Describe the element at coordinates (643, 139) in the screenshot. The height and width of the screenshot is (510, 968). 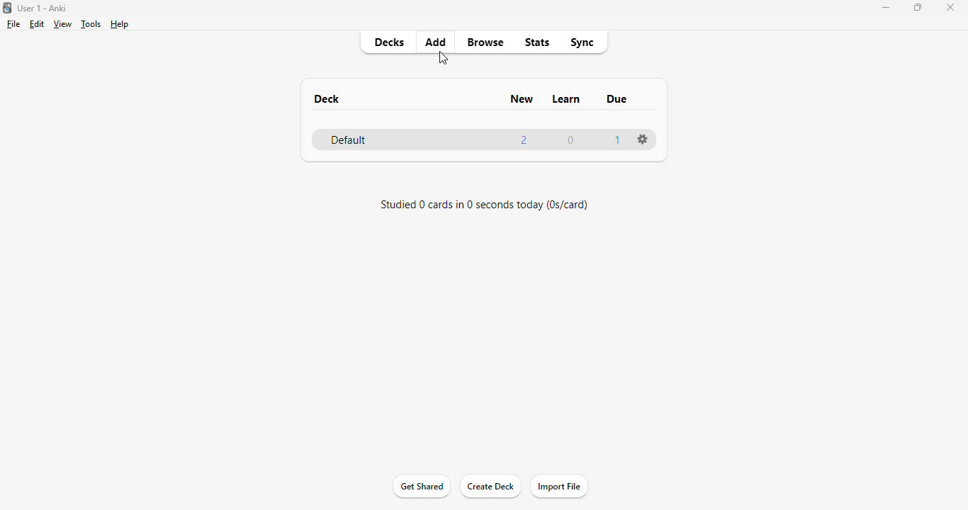
I see `options` at that location.